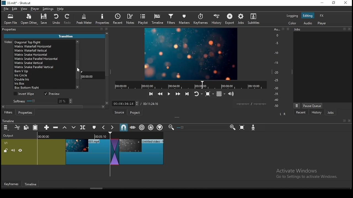 This screenshot has height=198, width=353. Describe the element at coordinates (44, 59) in the screenshot. I see `transition option` at that location.